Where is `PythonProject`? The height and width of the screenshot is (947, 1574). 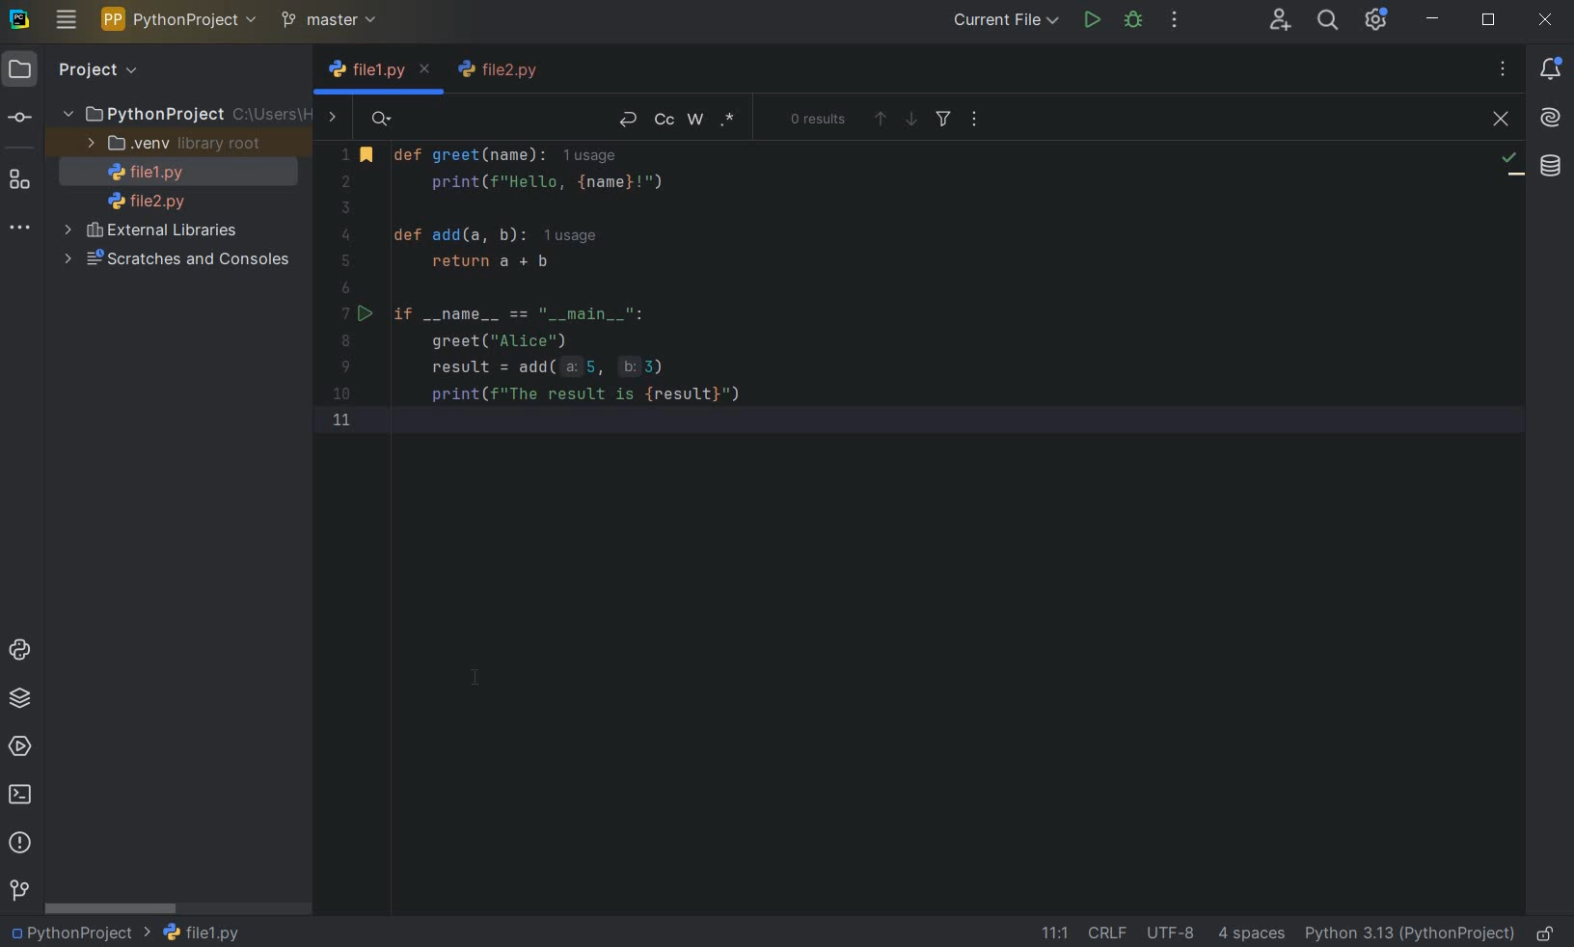
PythonProject is located at coordinates (185, 116).